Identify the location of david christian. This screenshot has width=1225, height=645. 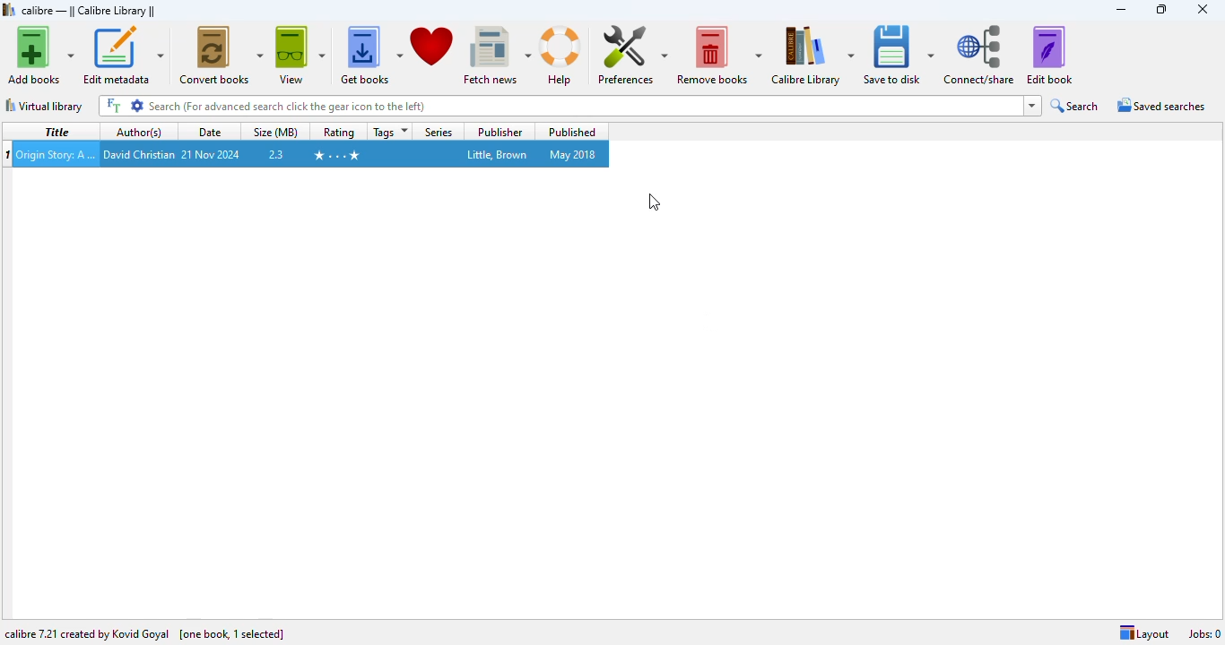
(139, 153).